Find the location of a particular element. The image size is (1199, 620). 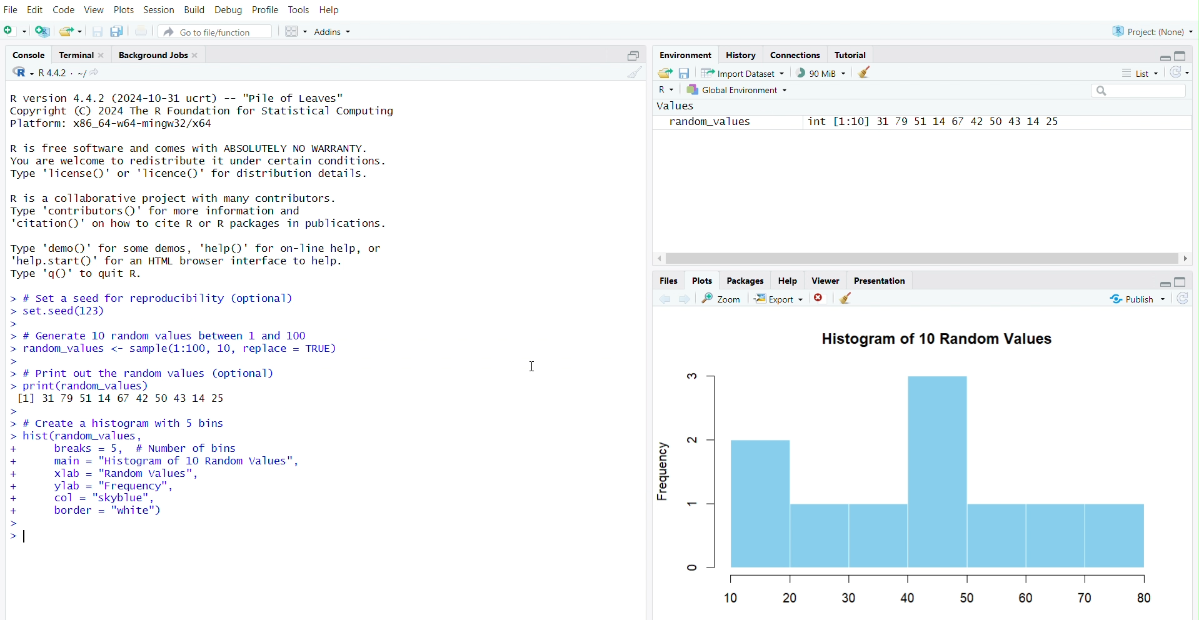

scrollbar is located at coordinates (921, 258).